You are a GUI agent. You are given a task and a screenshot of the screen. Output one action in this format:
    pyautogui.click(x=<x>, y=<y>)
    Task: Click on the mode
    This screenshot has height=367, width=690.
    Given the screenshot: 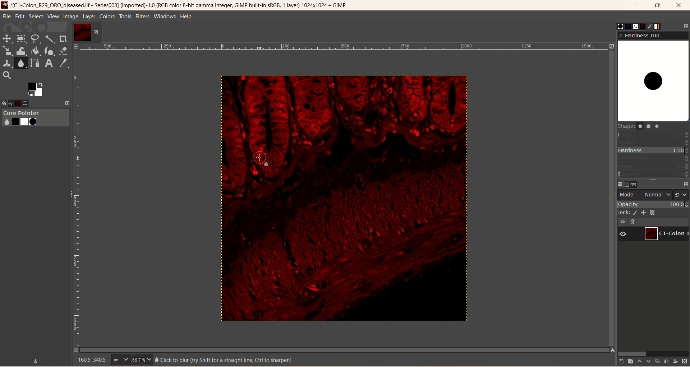 What is the action you would take?
    pyautogui.click(x=628, y=194)
    